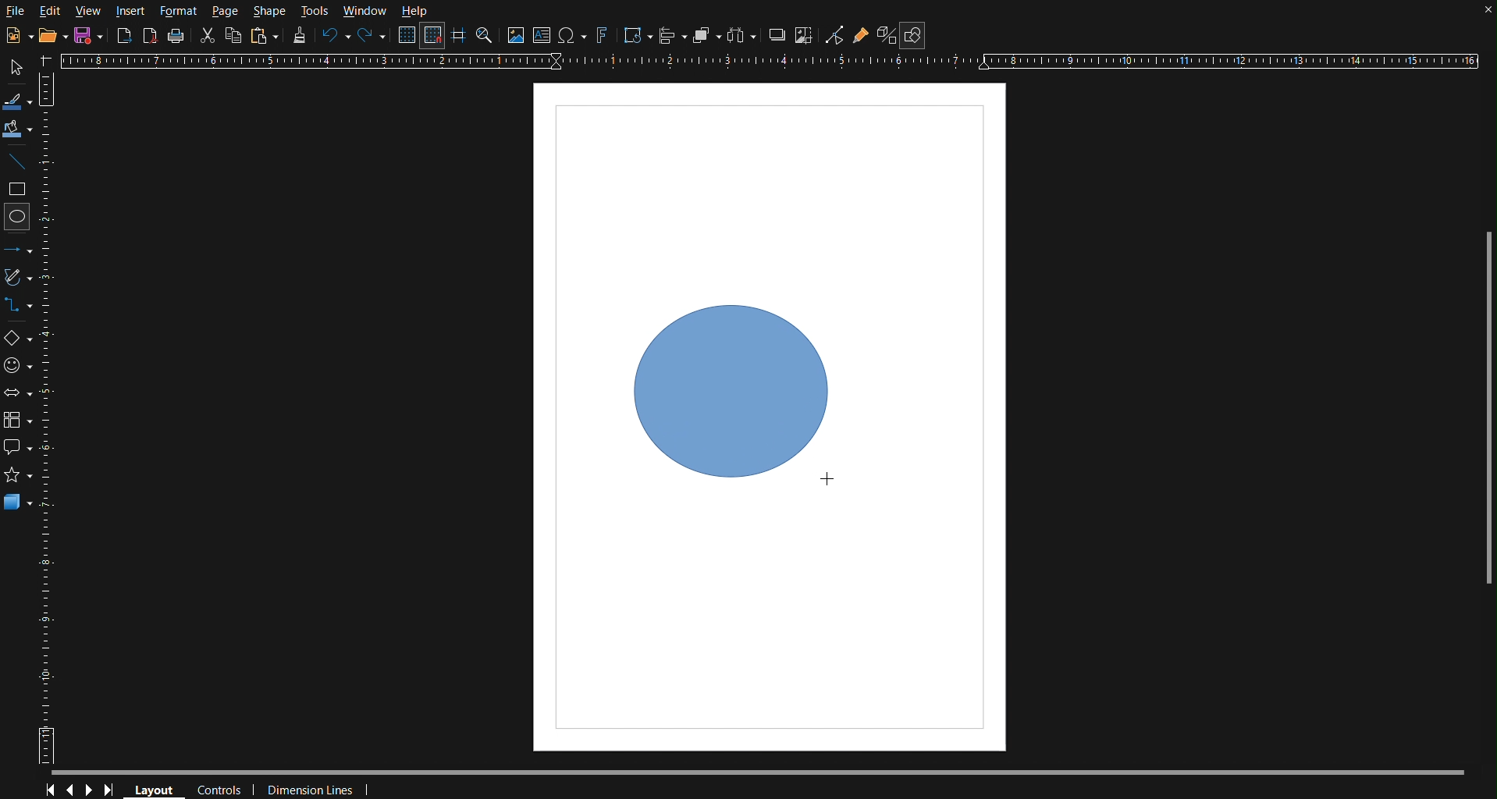  Describe the element at coordinates (159, 788) in the screenshot. I see `Layout` at that location.